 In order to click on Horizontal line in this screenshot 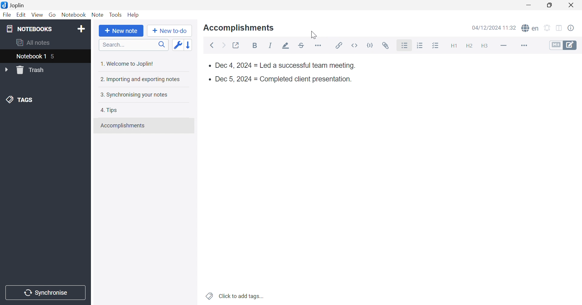, I will do `click(505, 46)`.